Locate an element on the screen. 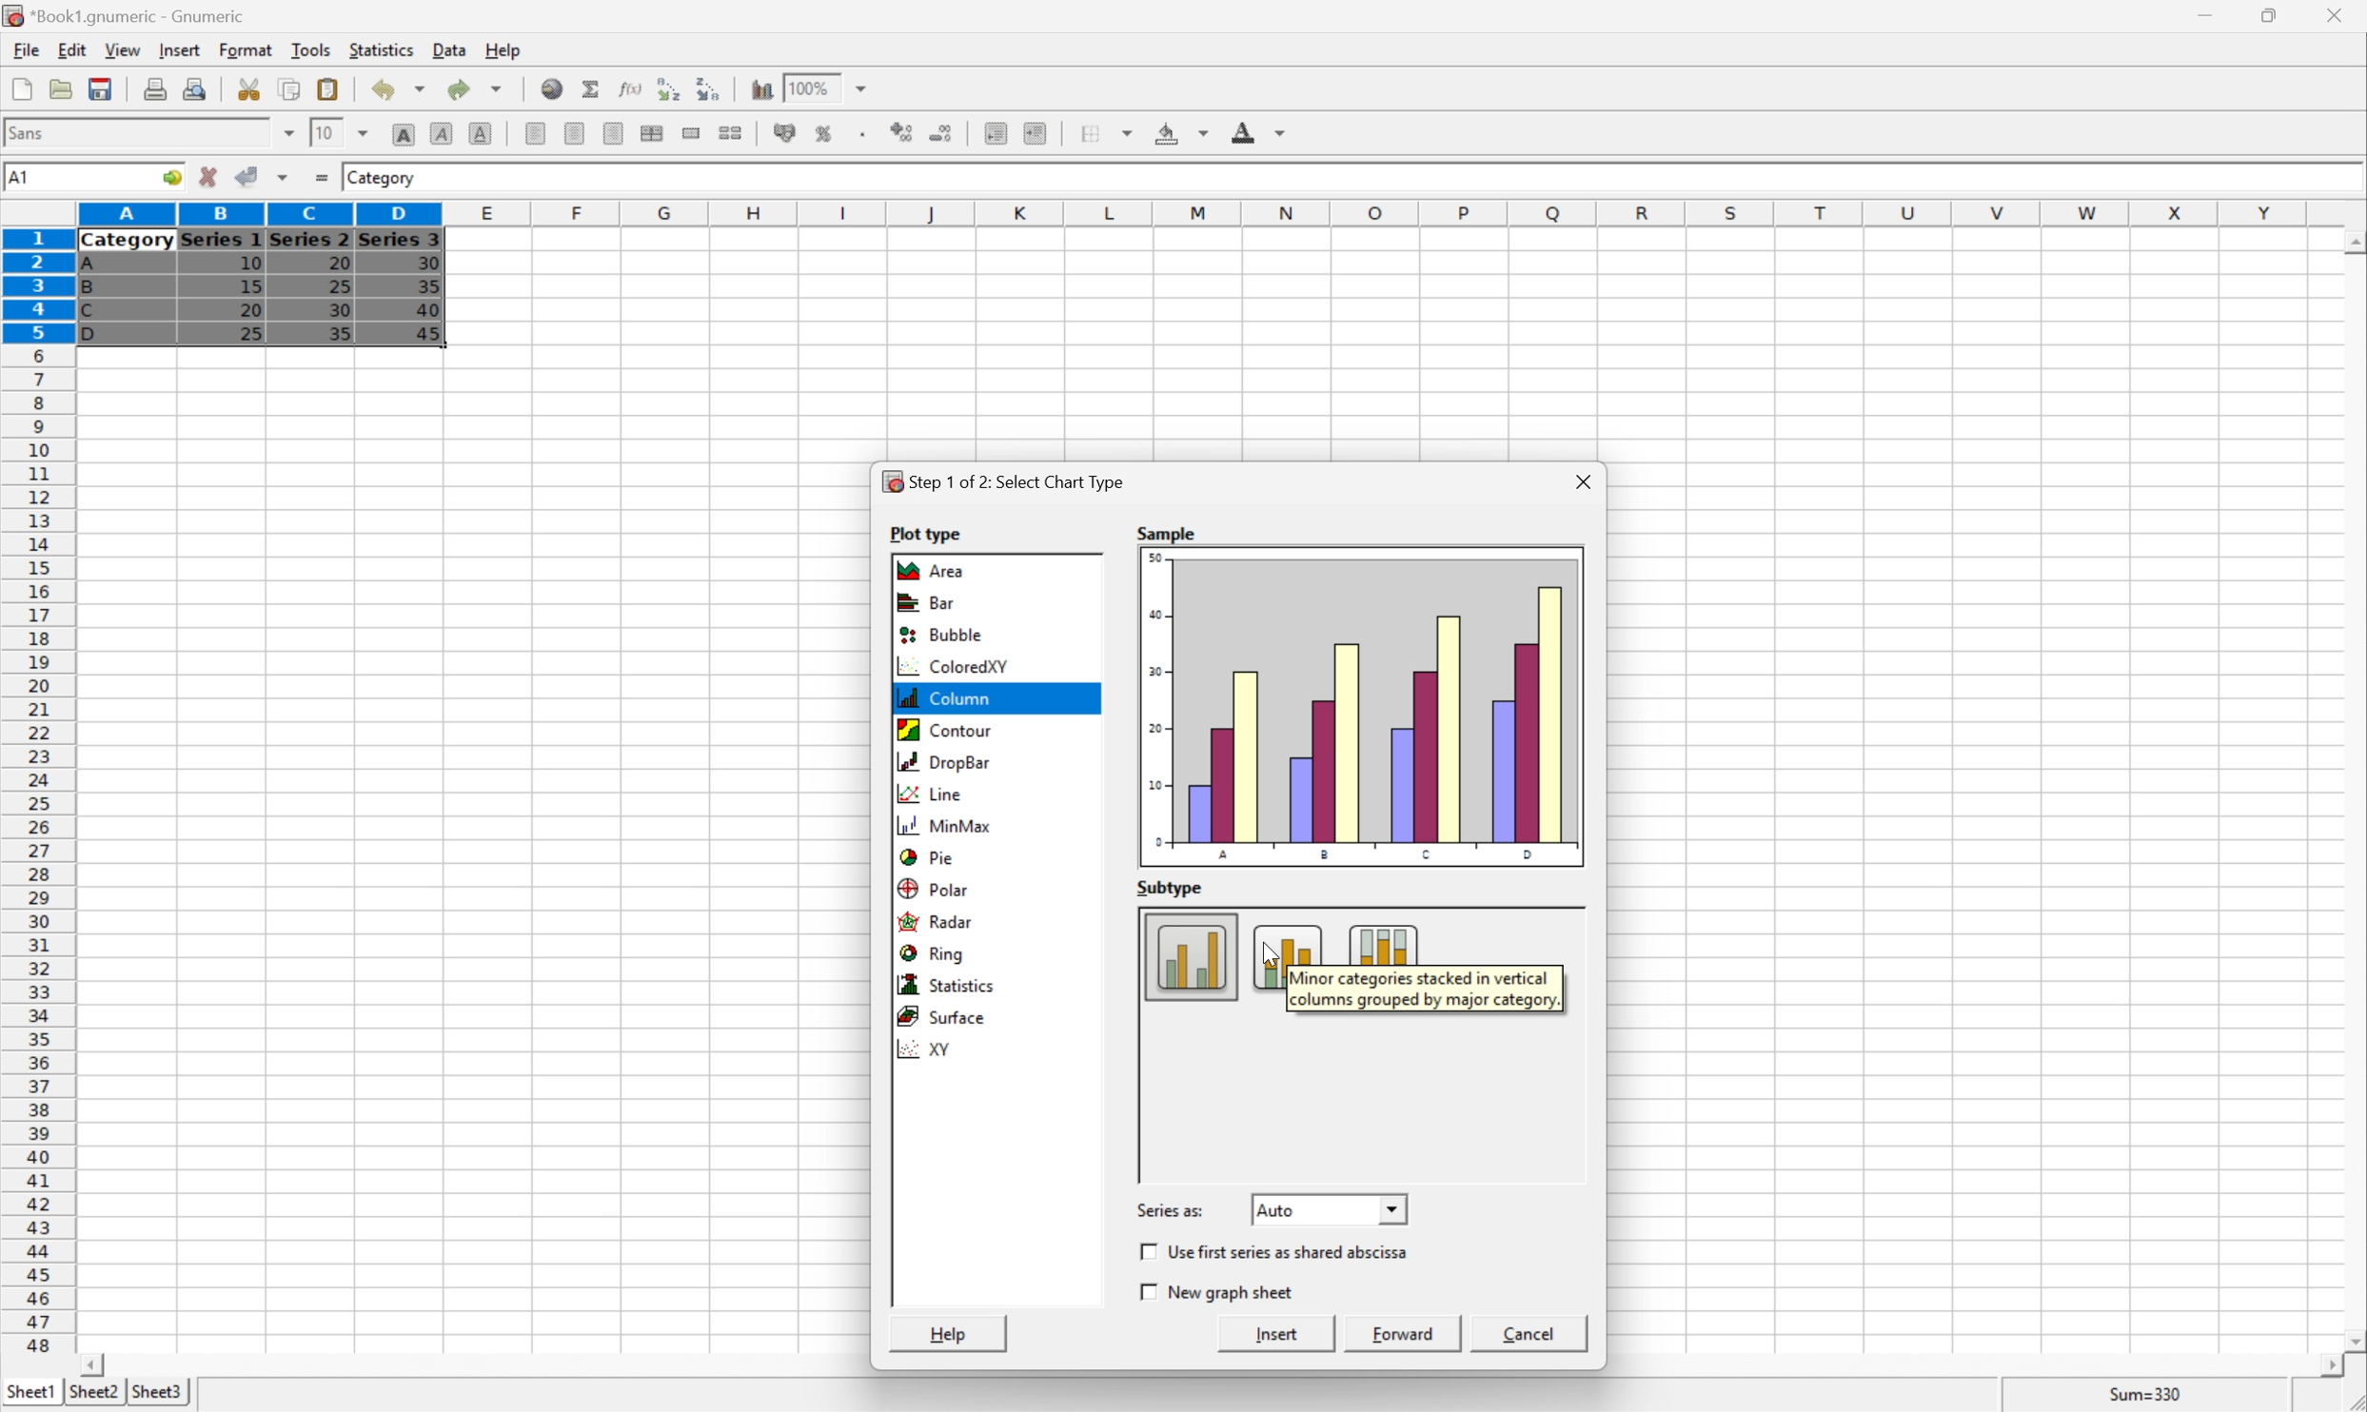 Image resolution: width=2367 pixels, height=1412 pixels. Step1 of 2: Select Chart Type is located at coordinates (1002, 480).